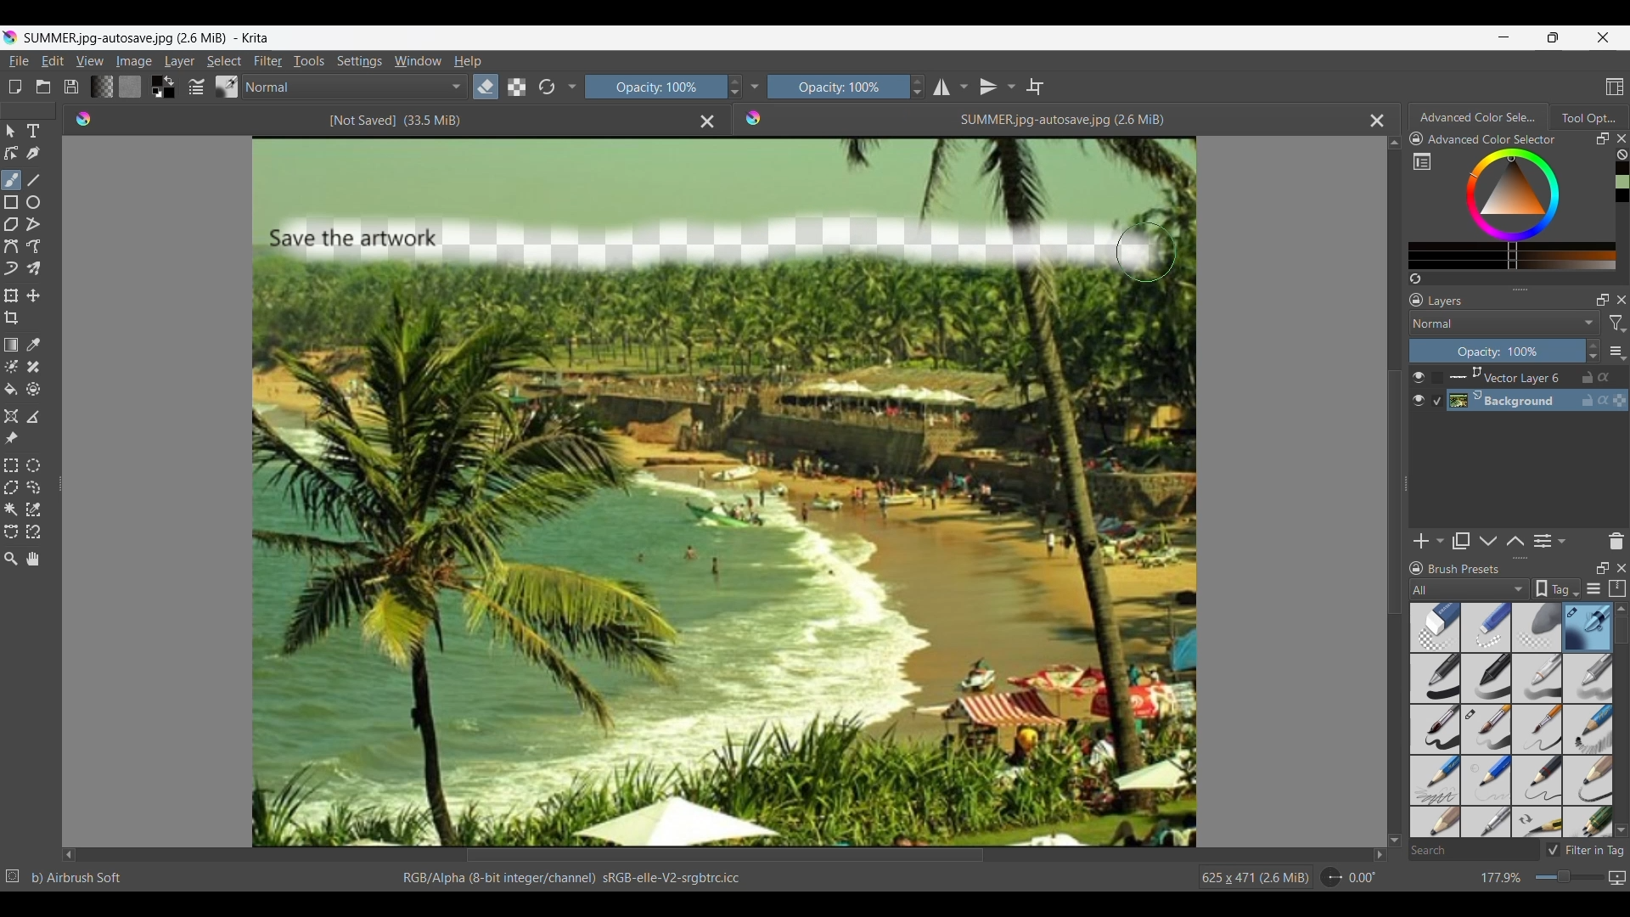 Image resolution: width=1630 pixels, height=917 pixels. I want to click on Tool Options, so click(1589, 117).